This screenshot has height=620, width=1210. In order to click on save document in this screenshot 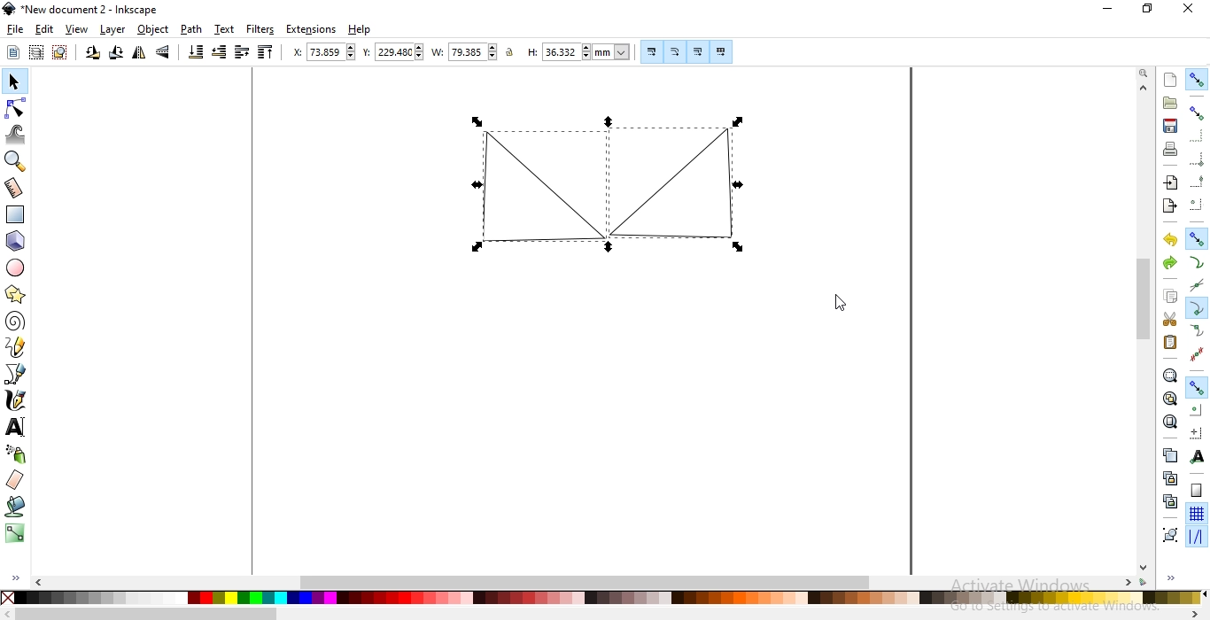, I will do `click(1170, 126)`.